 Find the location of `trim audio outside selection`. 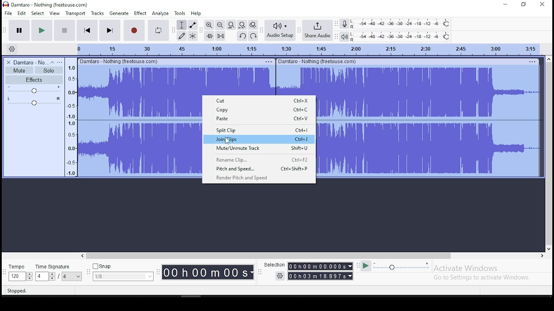

trim audio outside selection is located at coordinates (209, 36).